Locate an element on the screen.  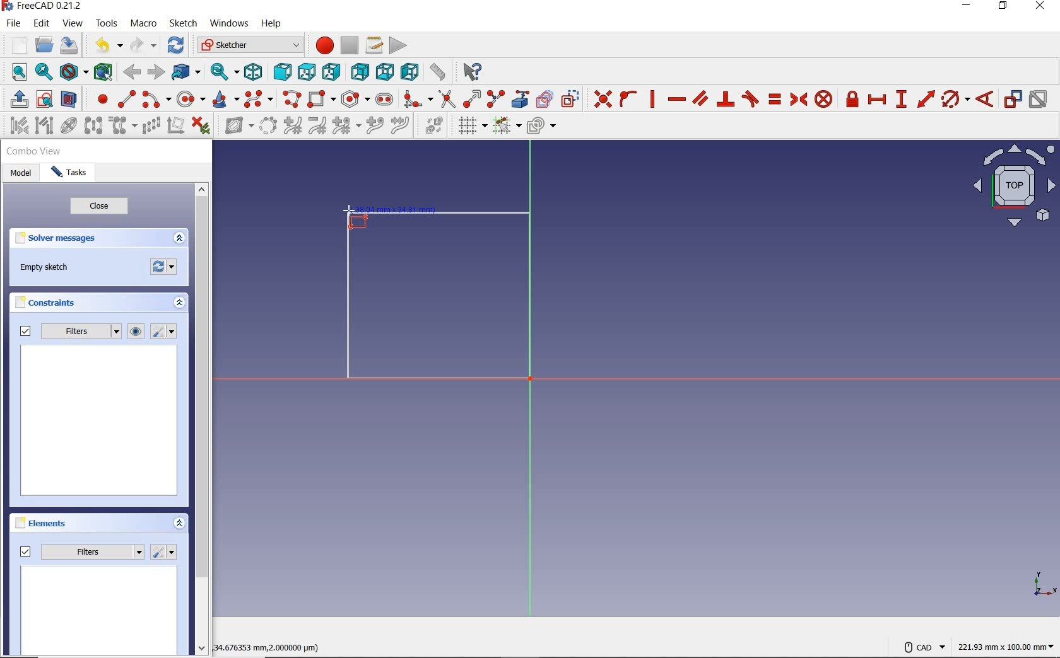
constrain horizontal ditance is located at coordinates (878, 99).